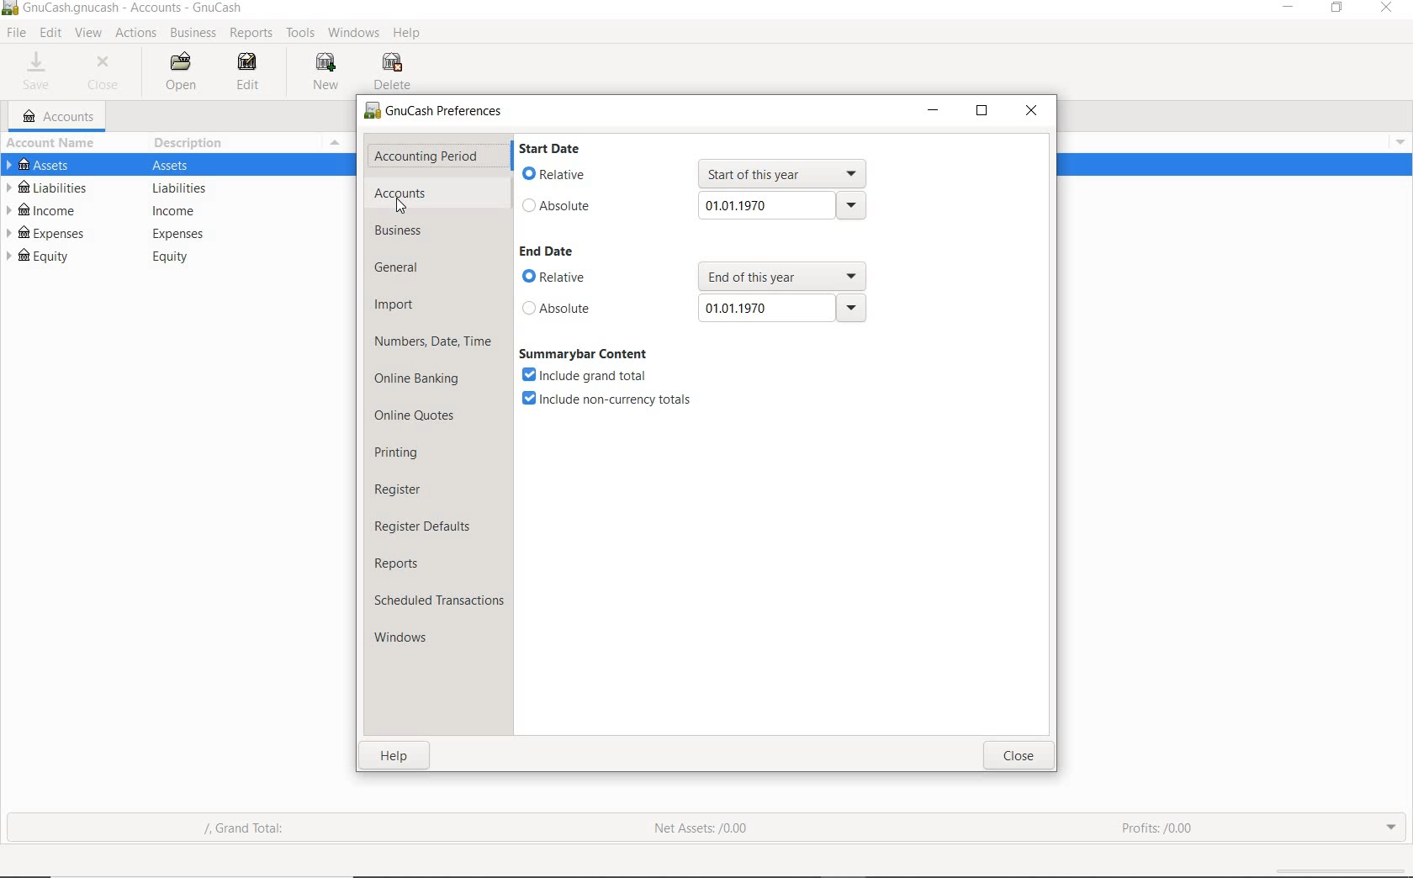 This screenshot has height=878, width=1413. I want to click on accounting period, so click(426, 156).